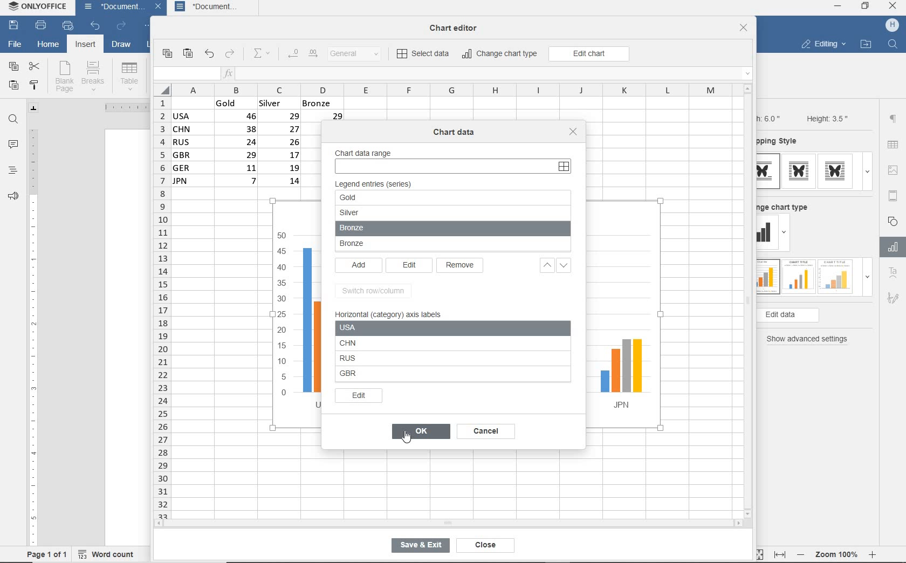 The image size is (906, 563). I want to click on redo, so click(121, 26).